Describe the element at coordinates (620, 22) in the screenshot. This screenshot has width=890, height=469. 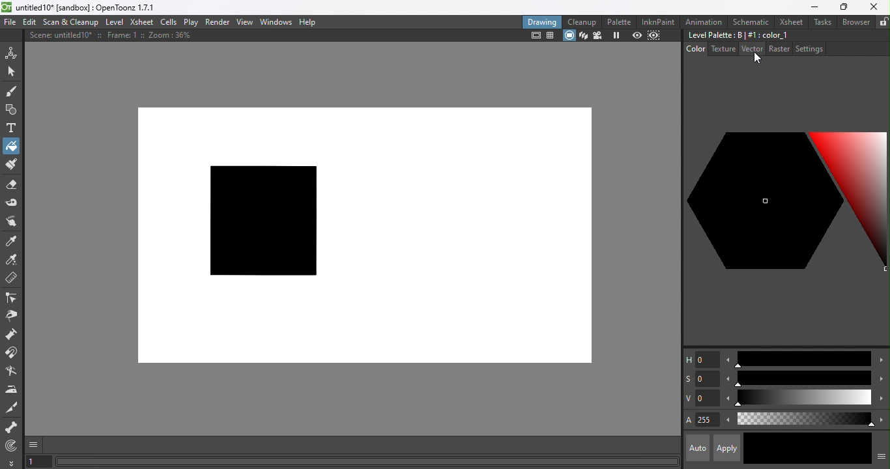
I see `Palette` at that location.